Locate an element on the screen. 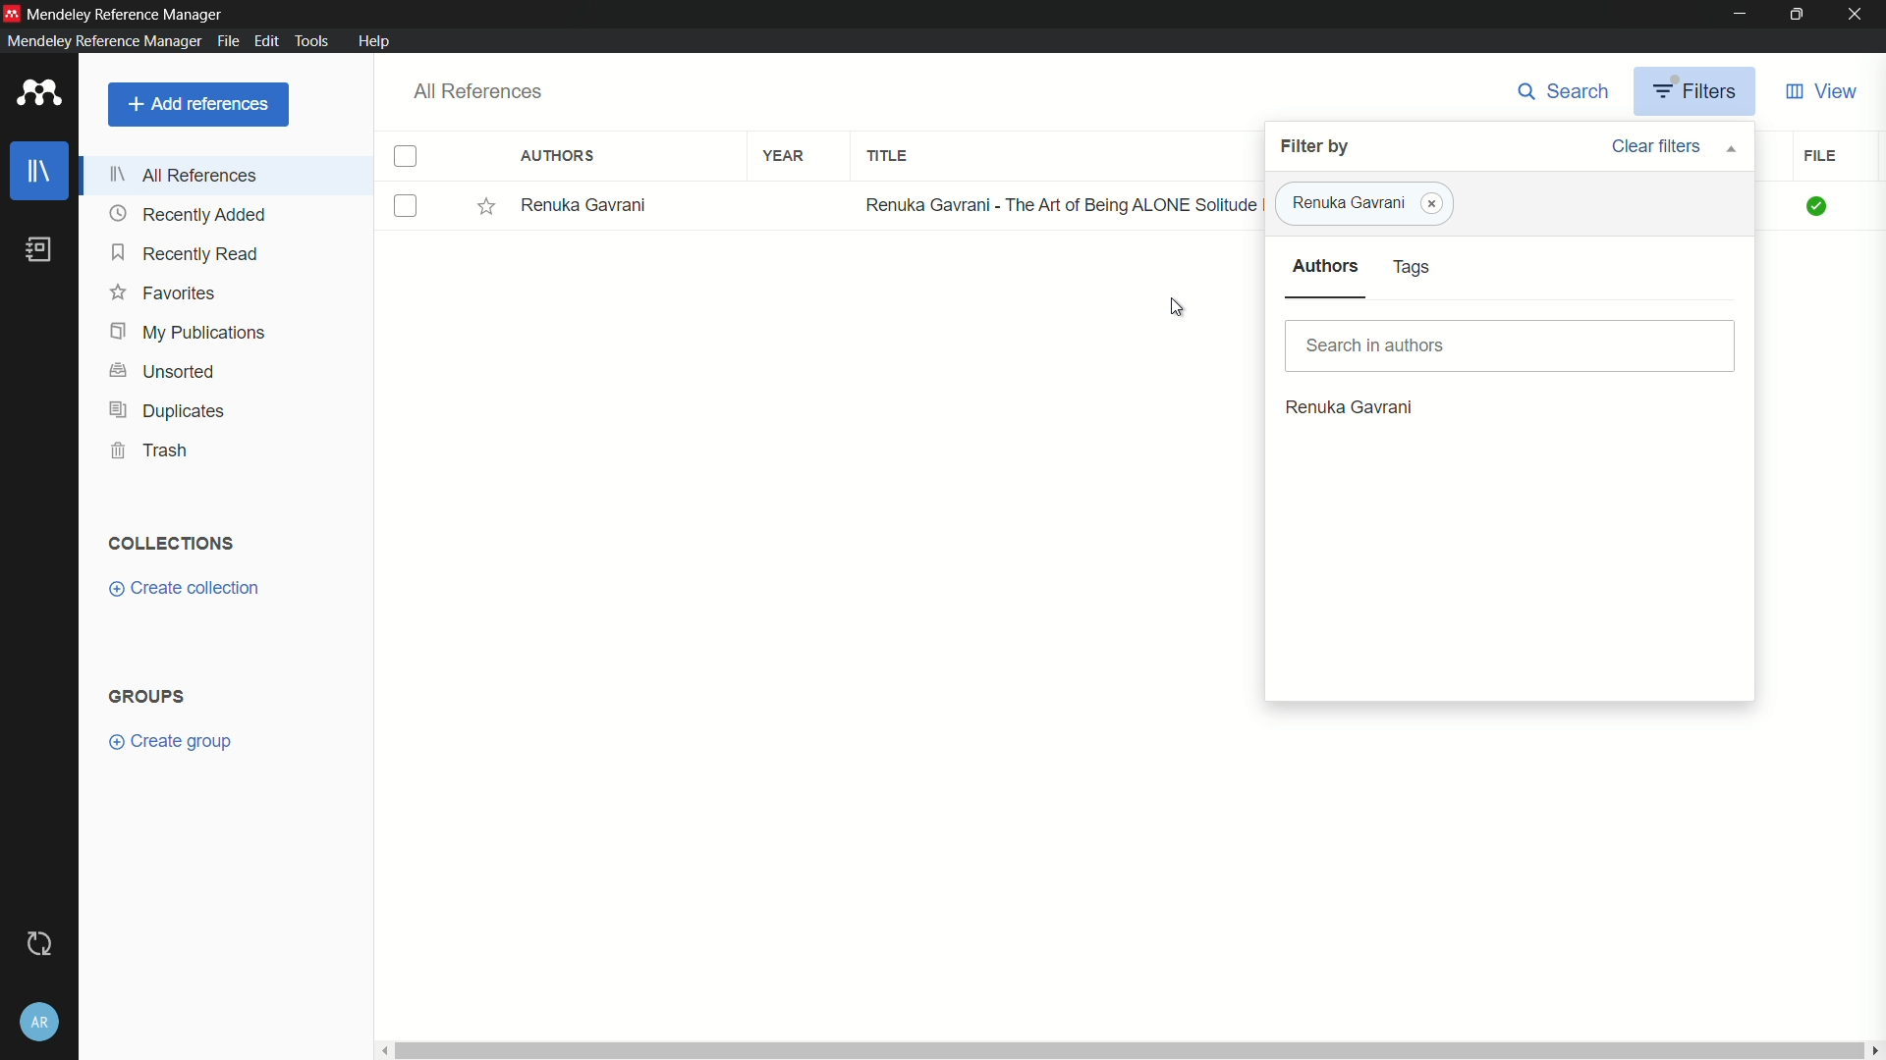 The height and width of the screenshot is (1060, 1886). favorites is located at coordinates (166, 292).